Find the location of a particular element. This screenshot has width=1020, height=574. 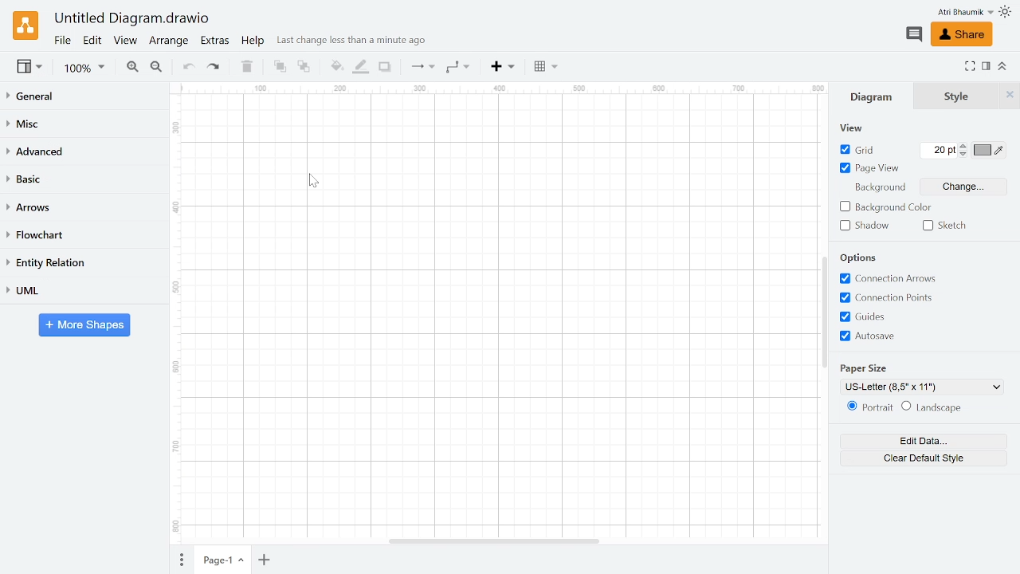

Format is located at coordinates (987, 66).